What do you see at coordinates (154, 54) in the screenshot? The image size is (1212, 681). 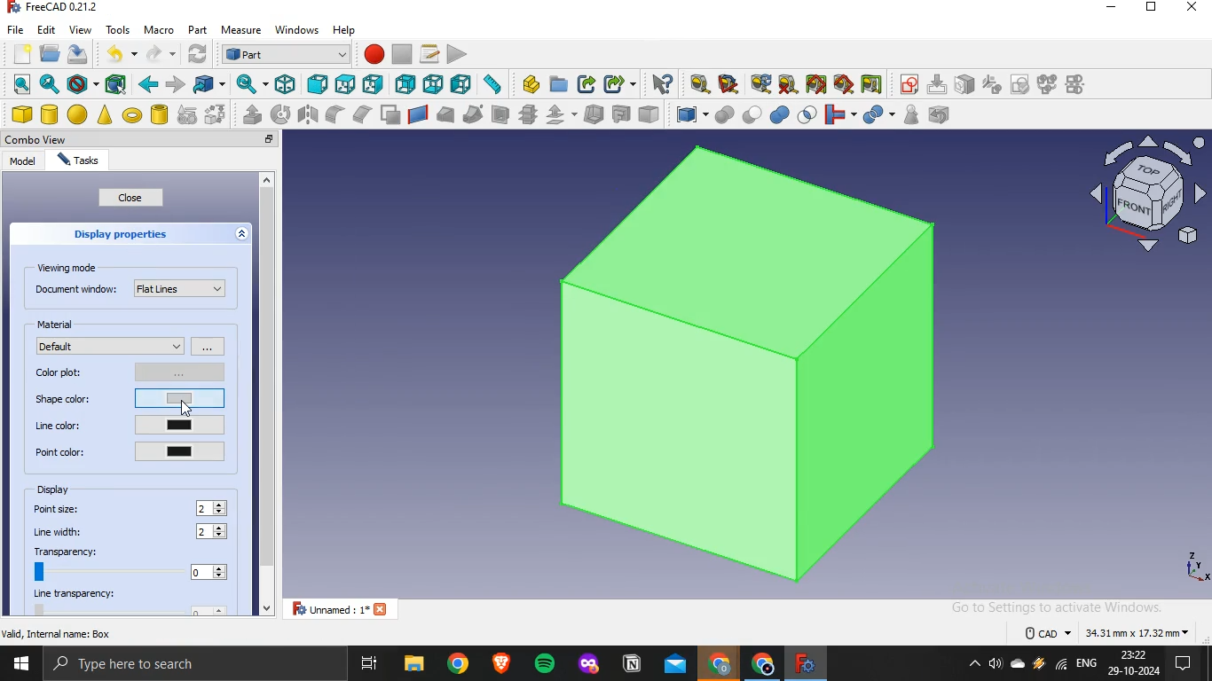 I see `redo` at bounding box center [154, 54].